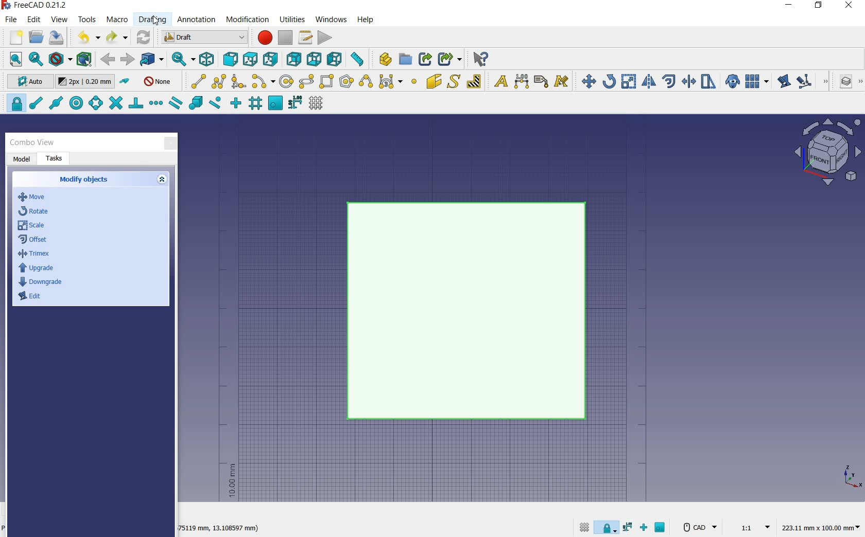  Describe the element at coordinates (823, 528) in the screenshot. I see `dimension` at that location.